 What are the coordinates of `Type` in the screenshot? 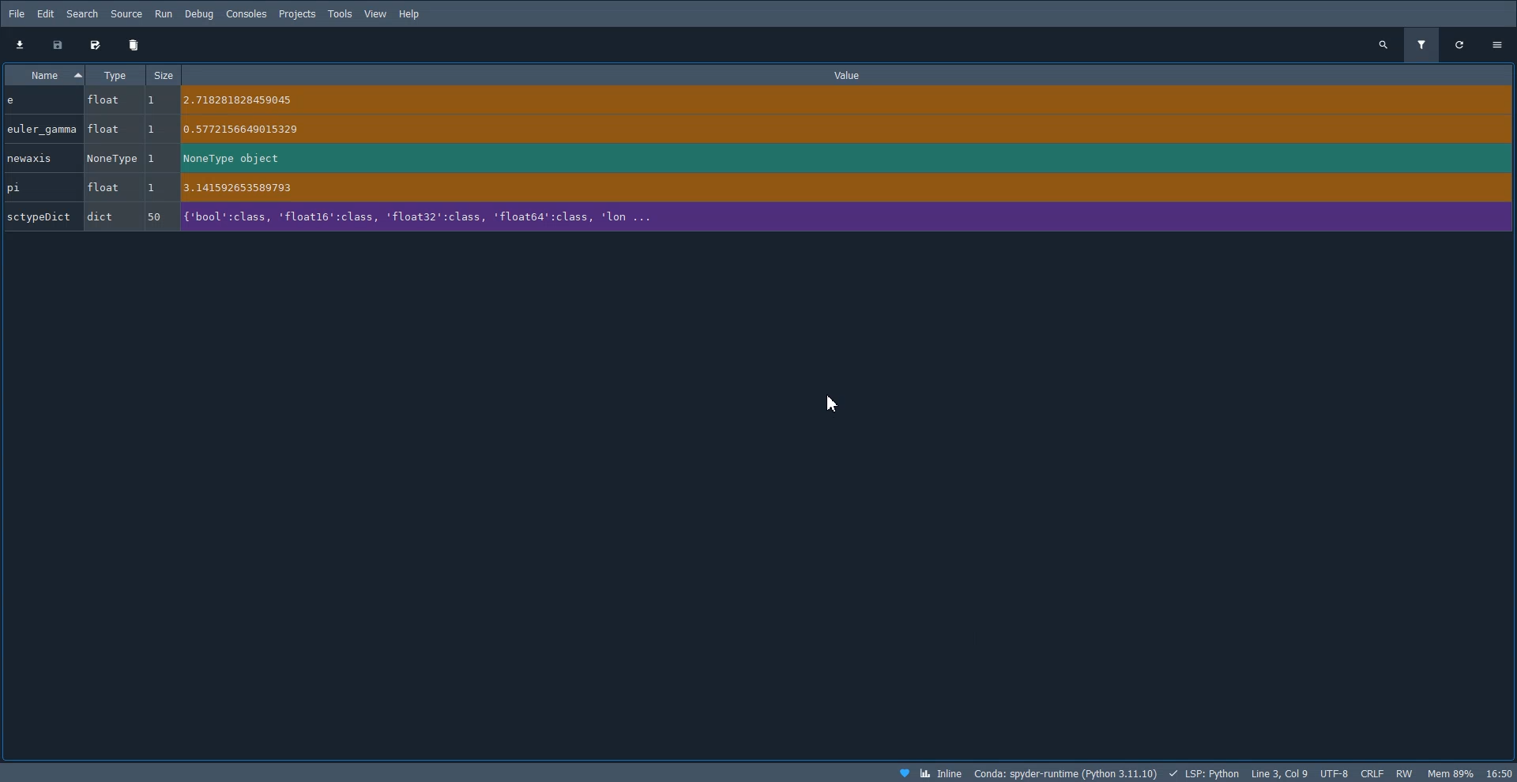 It's located at (115, 73).